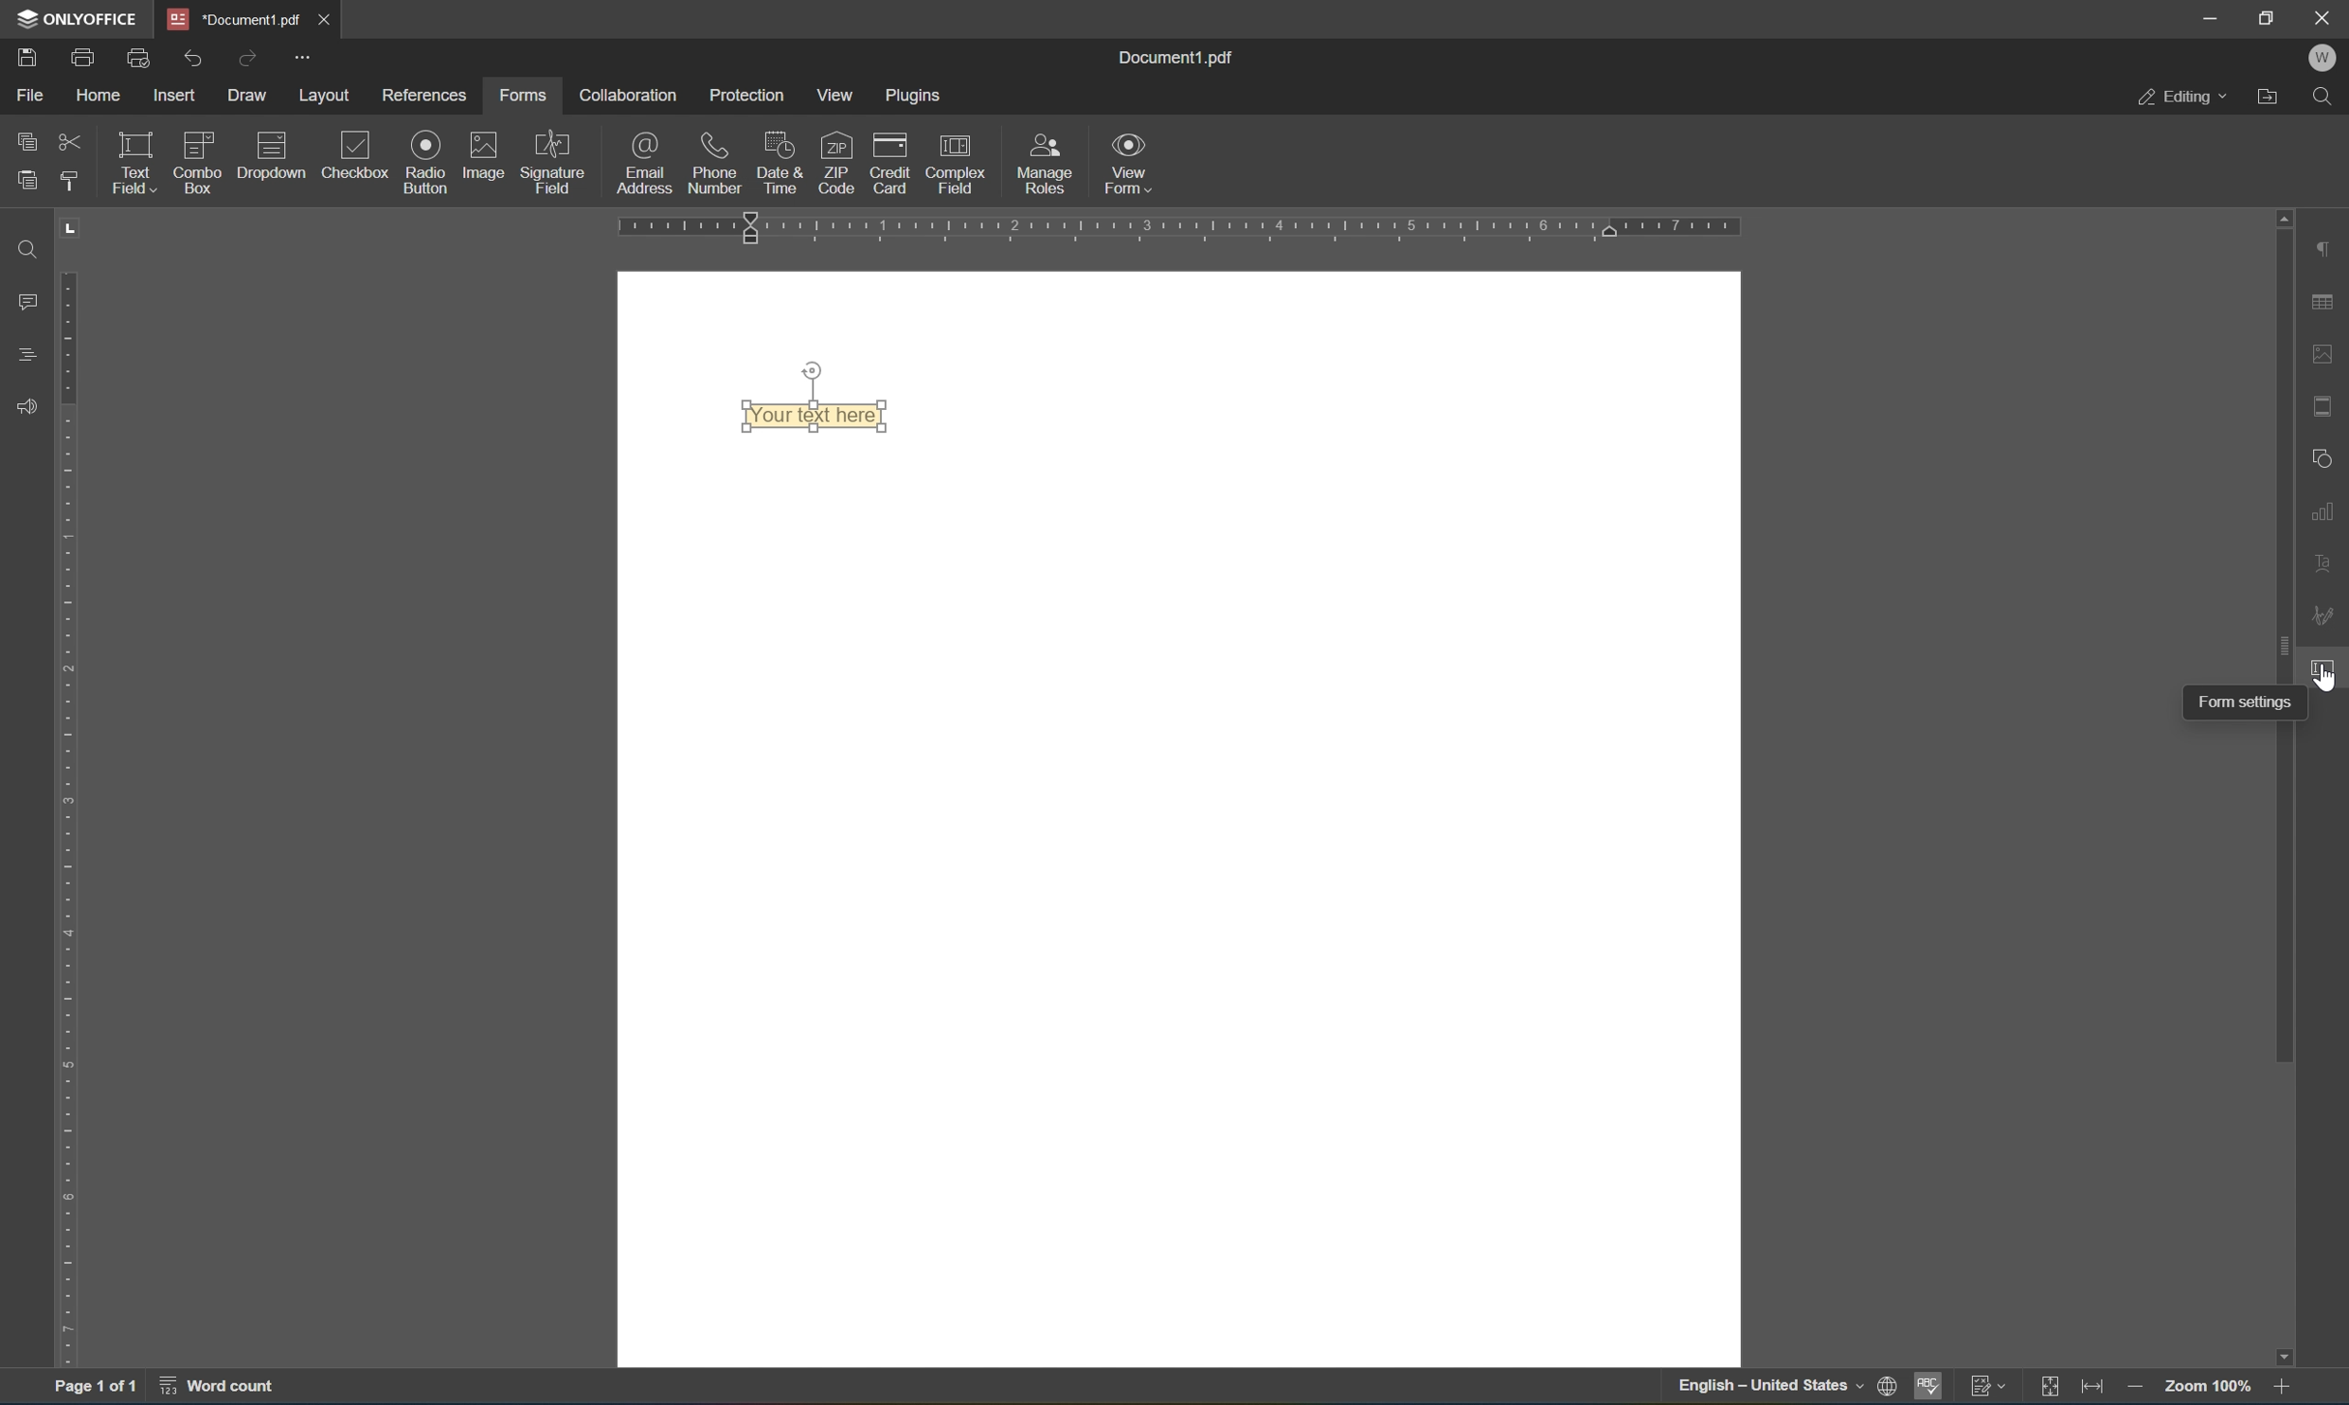 The width and height of the screenshot is (2349, 1405). I want to click on text art settings, so click(2331, 568).